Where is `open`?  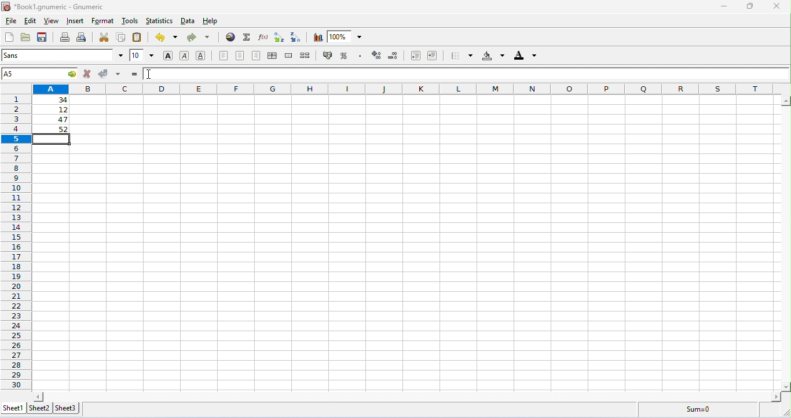
open is located at coordinates (25, 37).